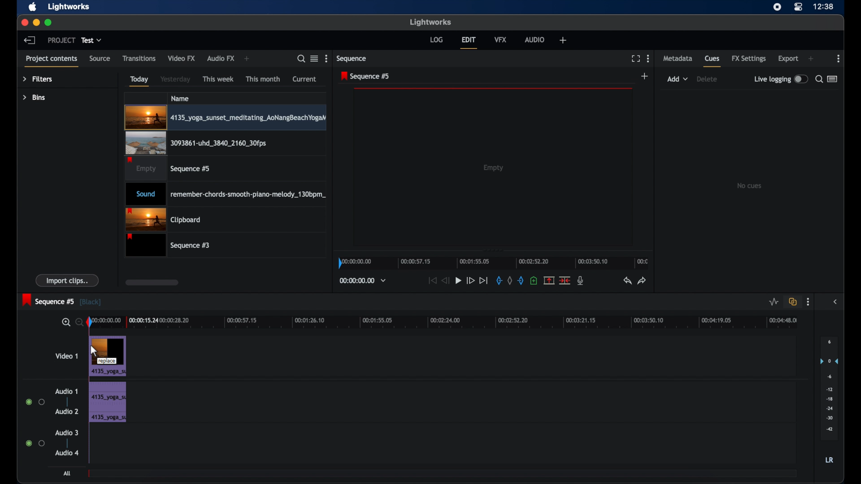 The image size is (861, 484). I want to click on play button, so click(458, 281).